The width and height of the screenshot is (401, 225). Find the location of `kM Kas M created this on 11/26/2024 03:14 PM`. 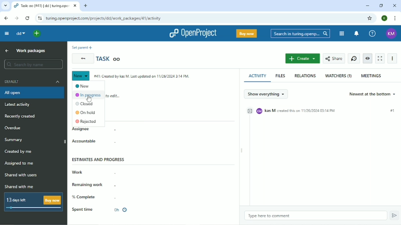

kM Kas M created this on 11/26/2024 03:14 PM is located at coordinates (322, 111).